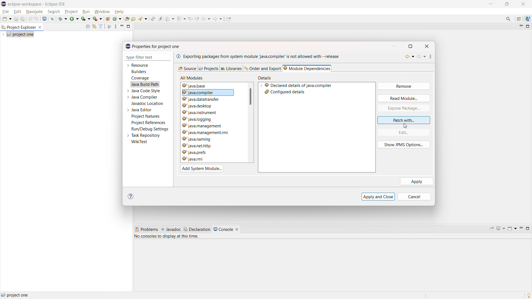  I want to click on remove, so click(403, 86).